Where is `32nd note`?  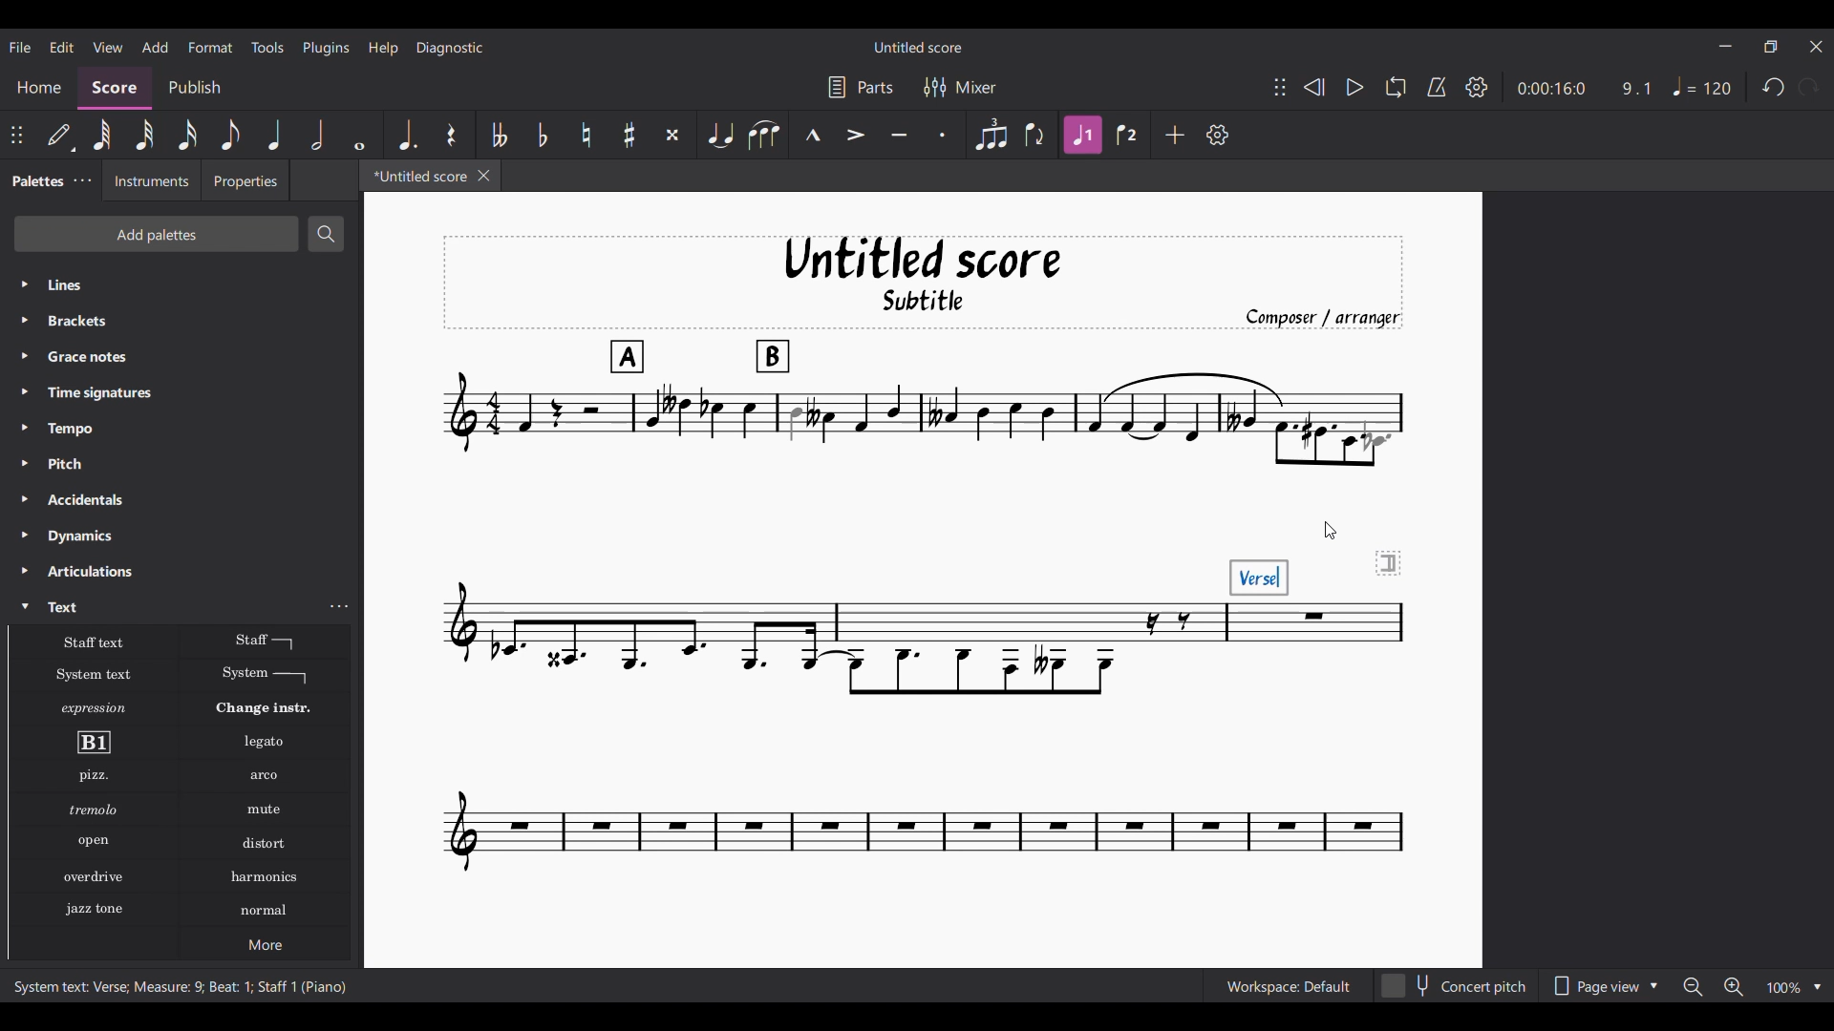 32nd note is located at coordinates (144, 135).